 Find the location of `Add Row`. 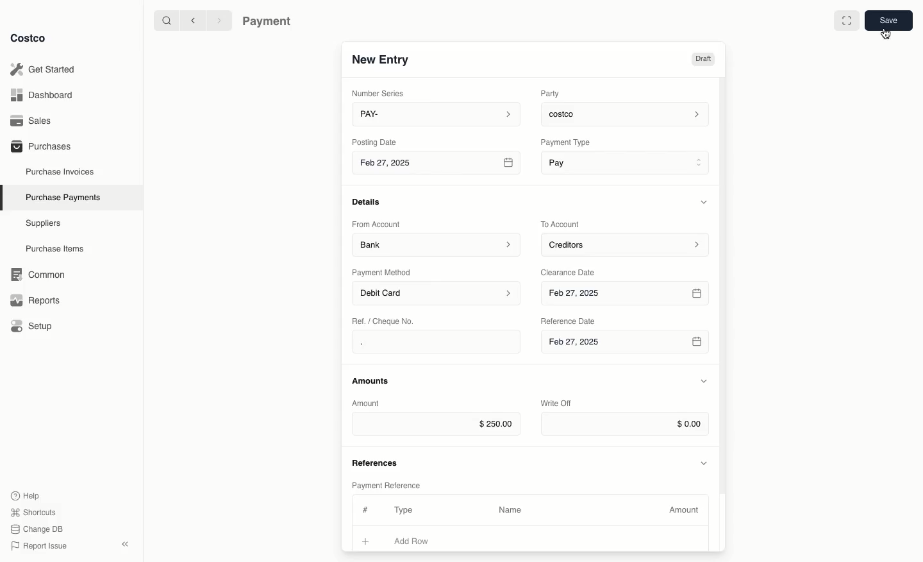

Add Row is located at coordinates (420, 541).